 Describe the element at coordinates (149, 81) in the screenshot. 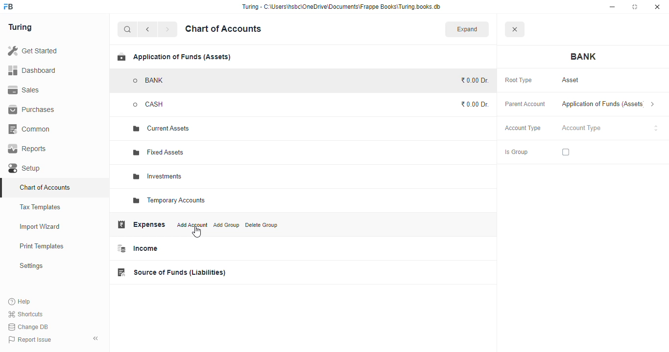

I see `BANK ` at that location.